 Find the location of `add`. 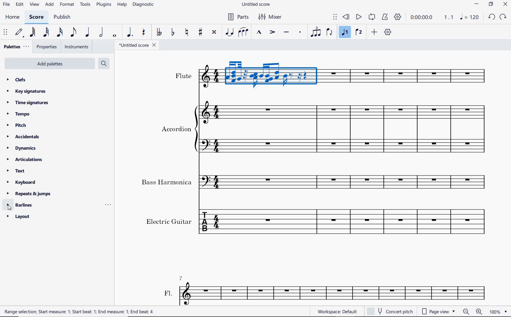

add is located at coordinates (374, 32).